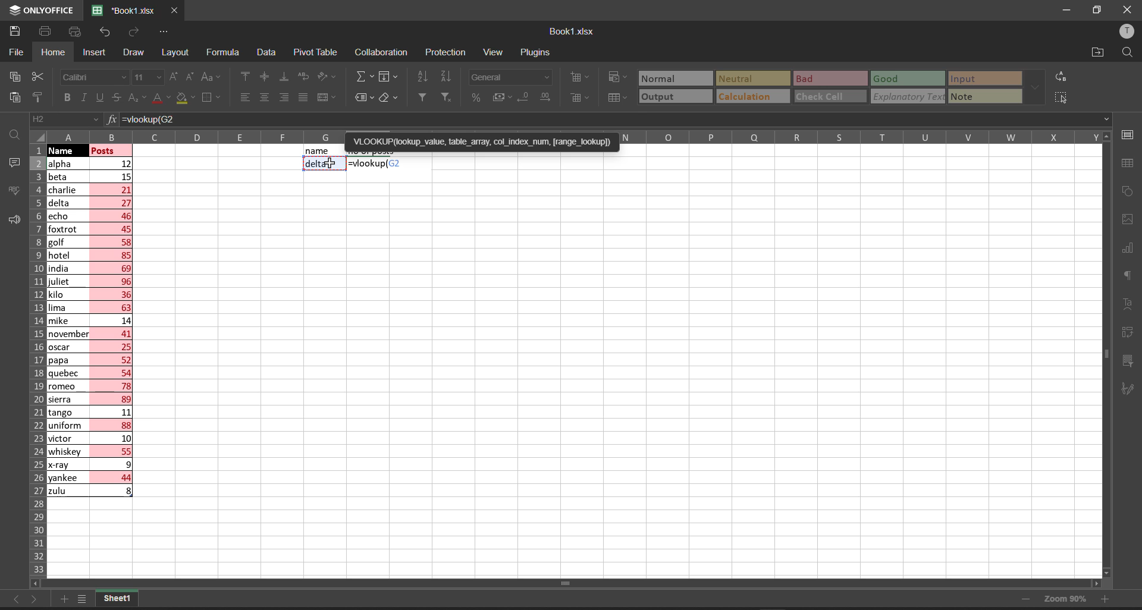  I want to click on borders, so click(213, 98).